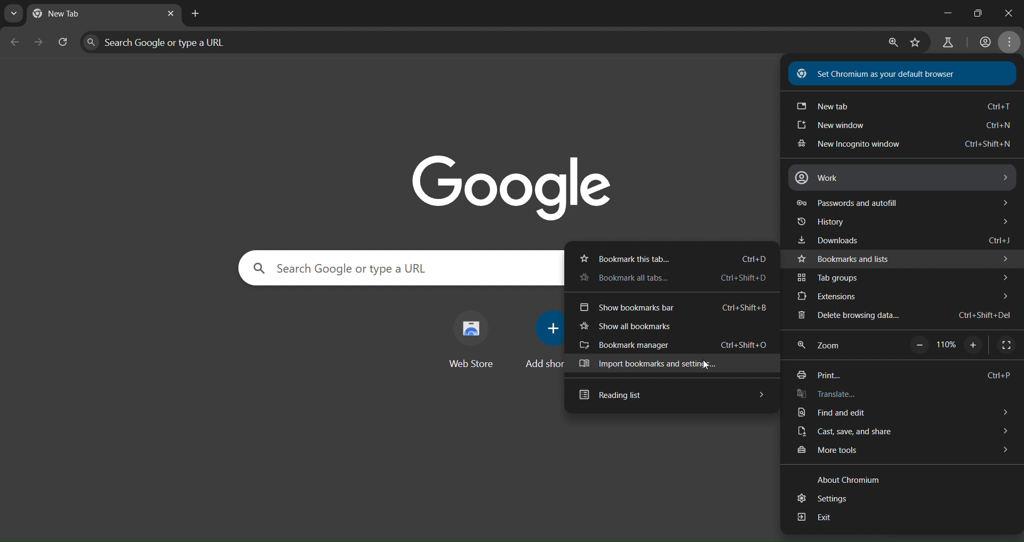 The image size is (1024, 542). Describe the element at coordinates (903, 376) in the screenshot. I see `print` at that location.